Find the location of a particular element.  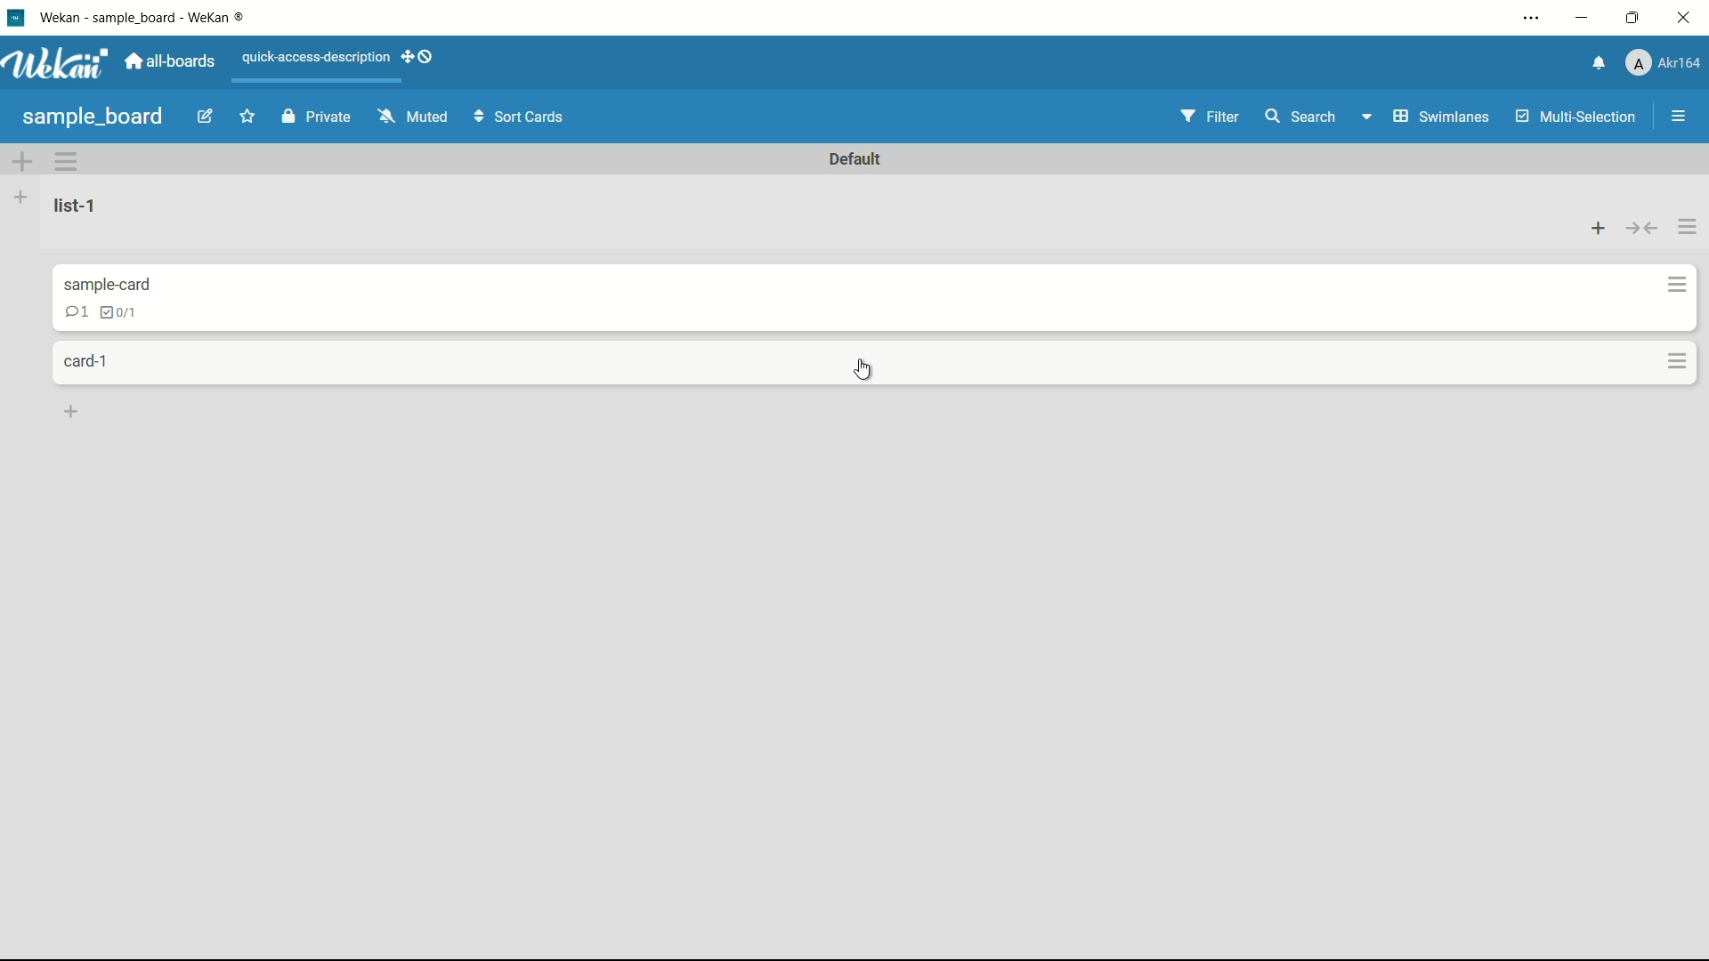

all-boards is located at coordinates (170, 62).